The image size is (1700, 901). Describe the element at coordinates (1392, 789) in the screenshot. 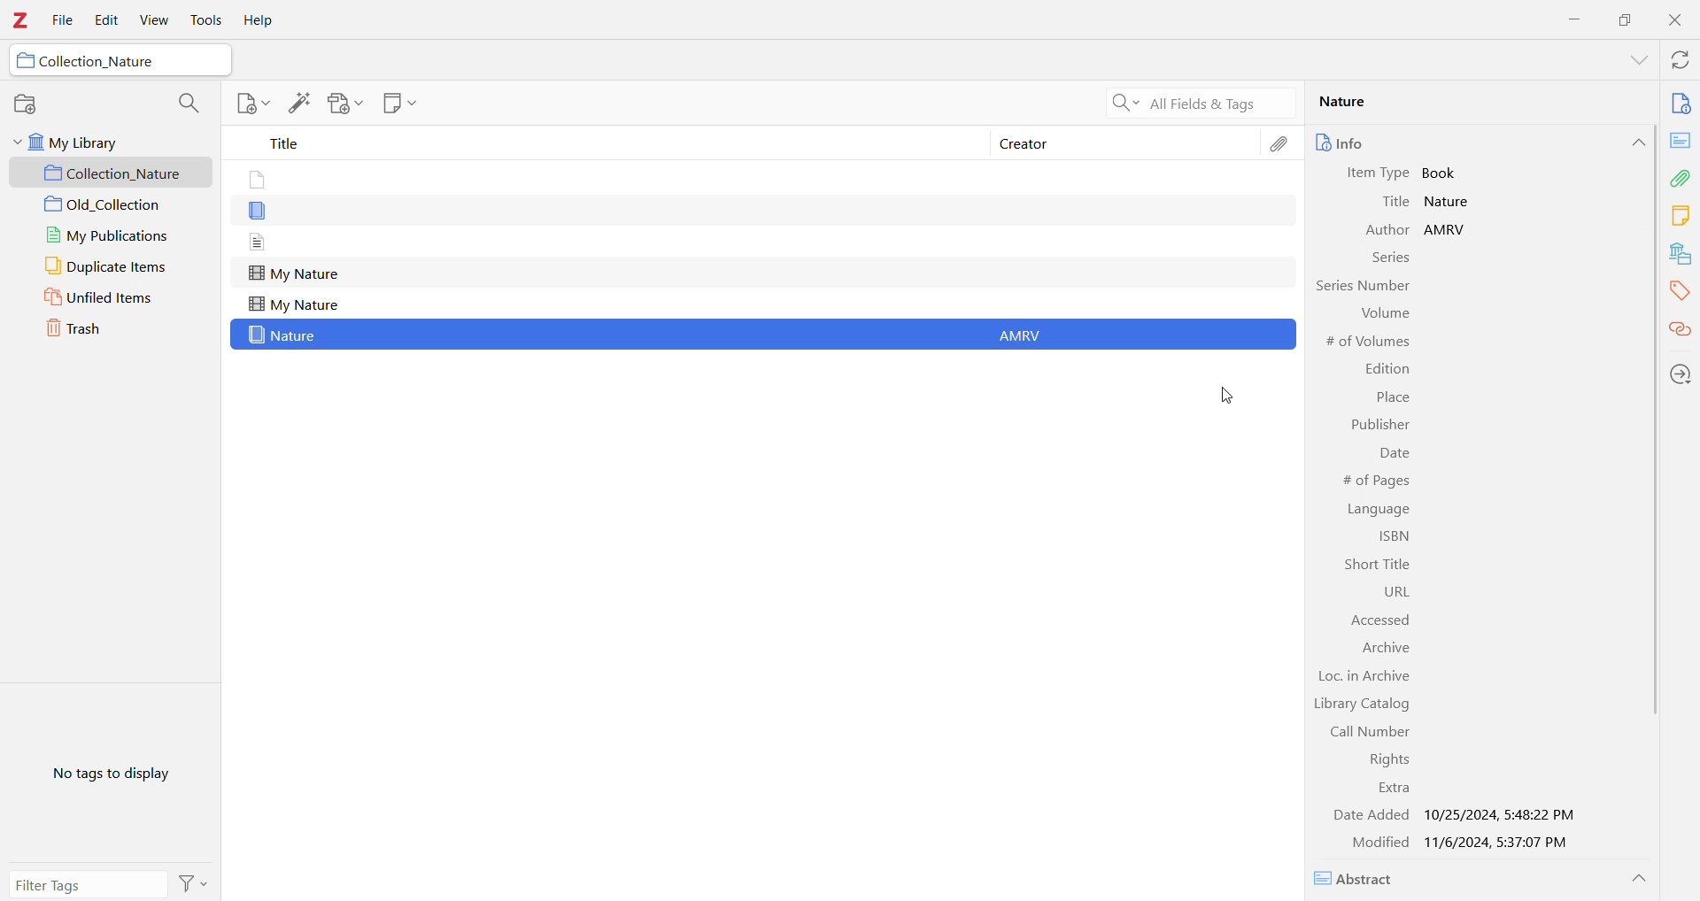

I see `Extra` at that location.